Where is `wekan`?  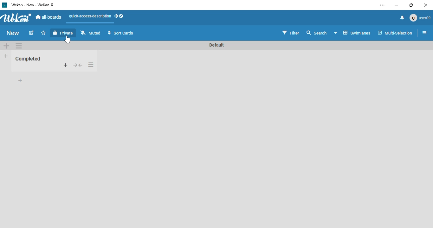
wekan is located at coordinates (17, 18).